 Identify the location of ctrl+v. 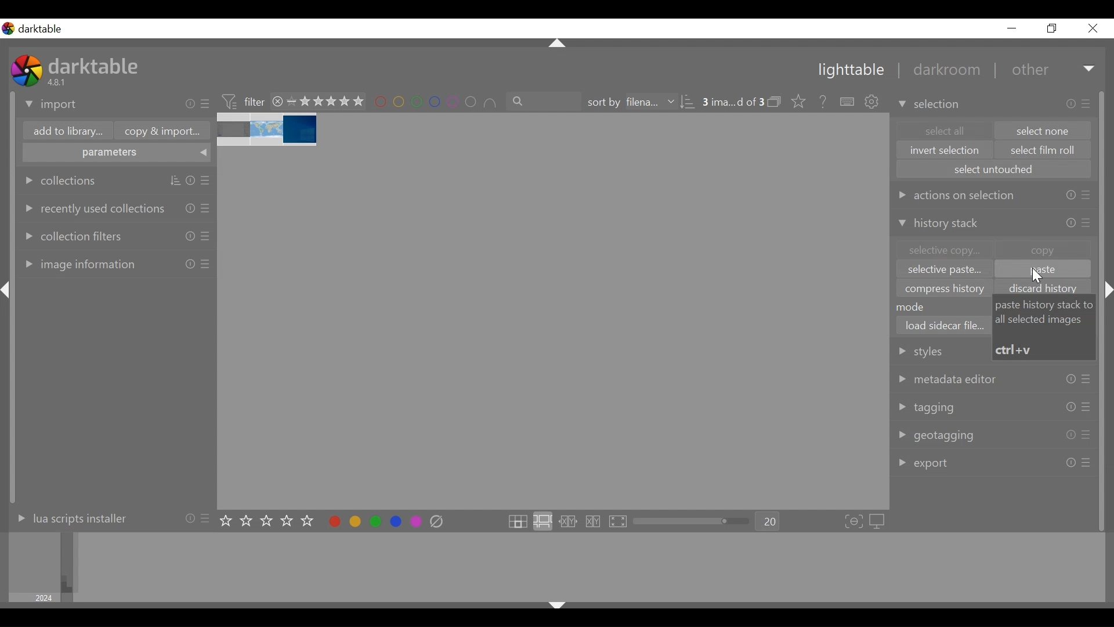
(1015, 349).